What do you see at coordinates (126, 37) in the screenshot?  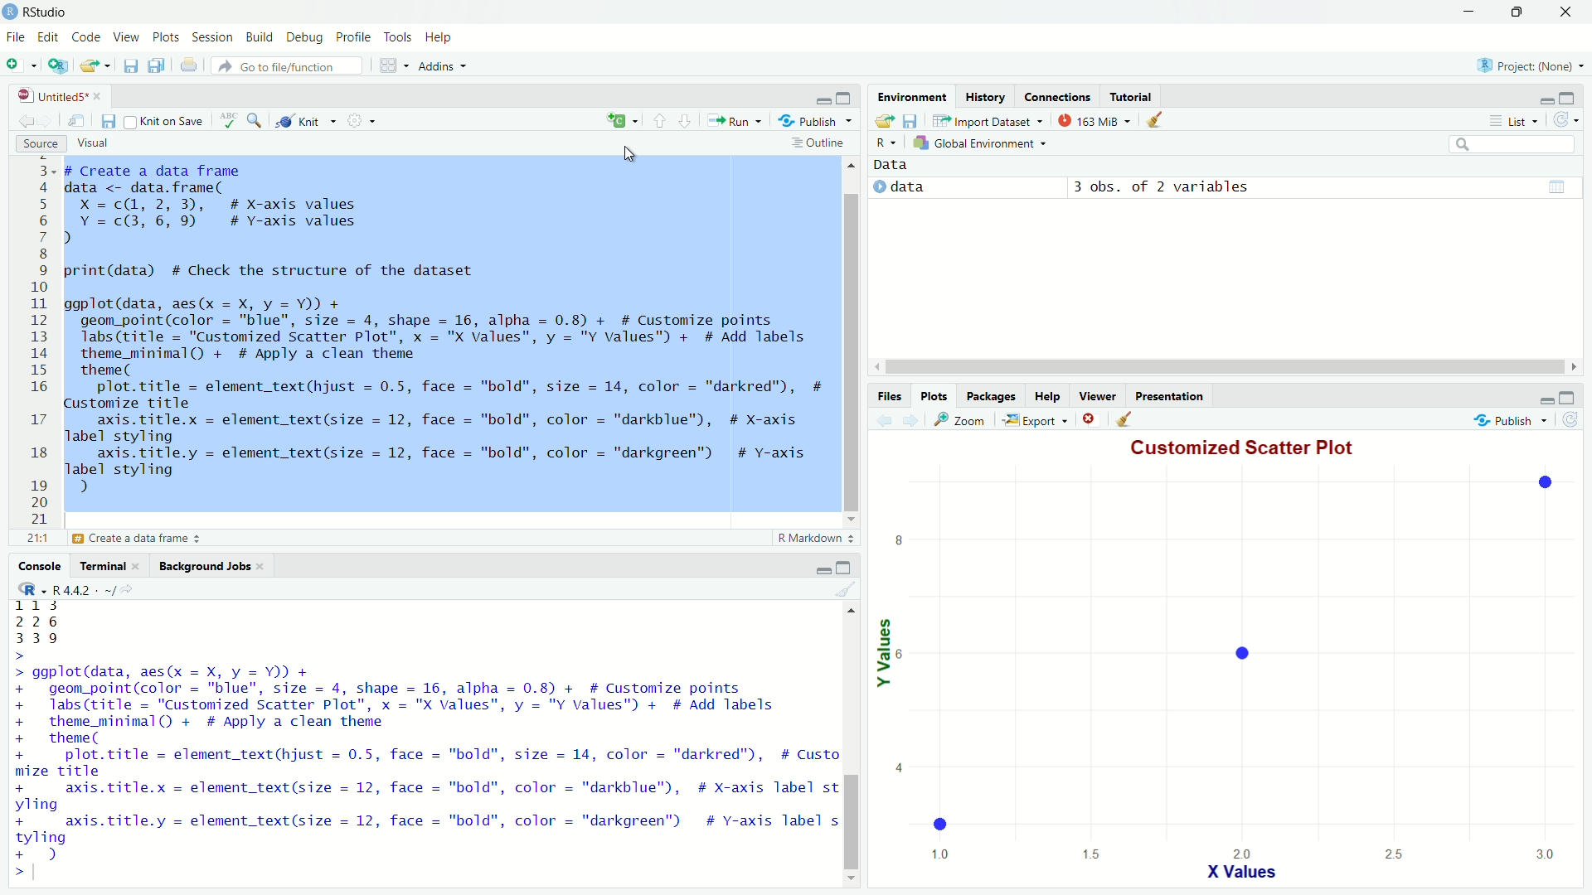 I see `View` at bounding box center [126, 37].